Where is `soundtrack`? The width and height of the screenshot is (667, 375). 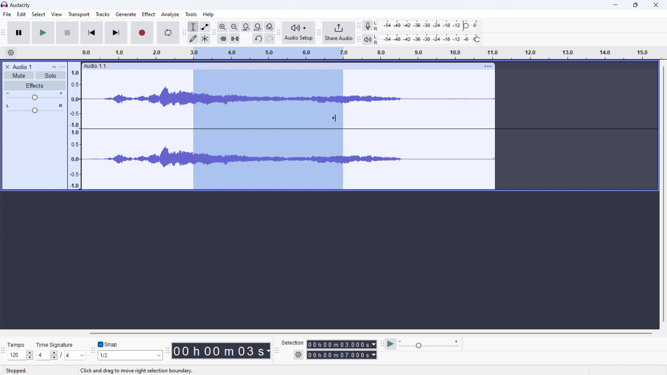 soundtrack is located at coordinates (133, 132).